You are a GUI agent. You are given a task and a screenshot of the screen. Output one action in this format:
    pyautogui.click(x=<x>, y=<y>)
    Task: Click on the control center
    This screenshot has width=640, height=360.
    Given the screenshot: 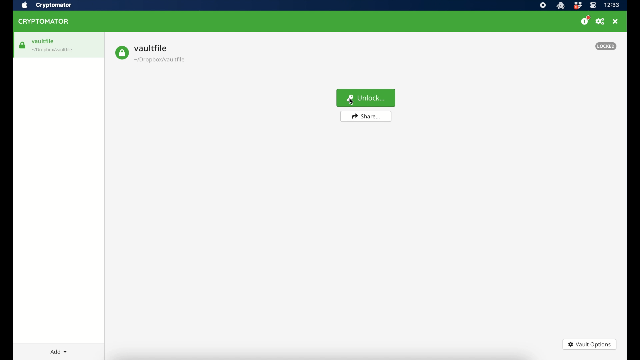 What is the action you would take?
    pyautogui.click(x=592, y=5)
    